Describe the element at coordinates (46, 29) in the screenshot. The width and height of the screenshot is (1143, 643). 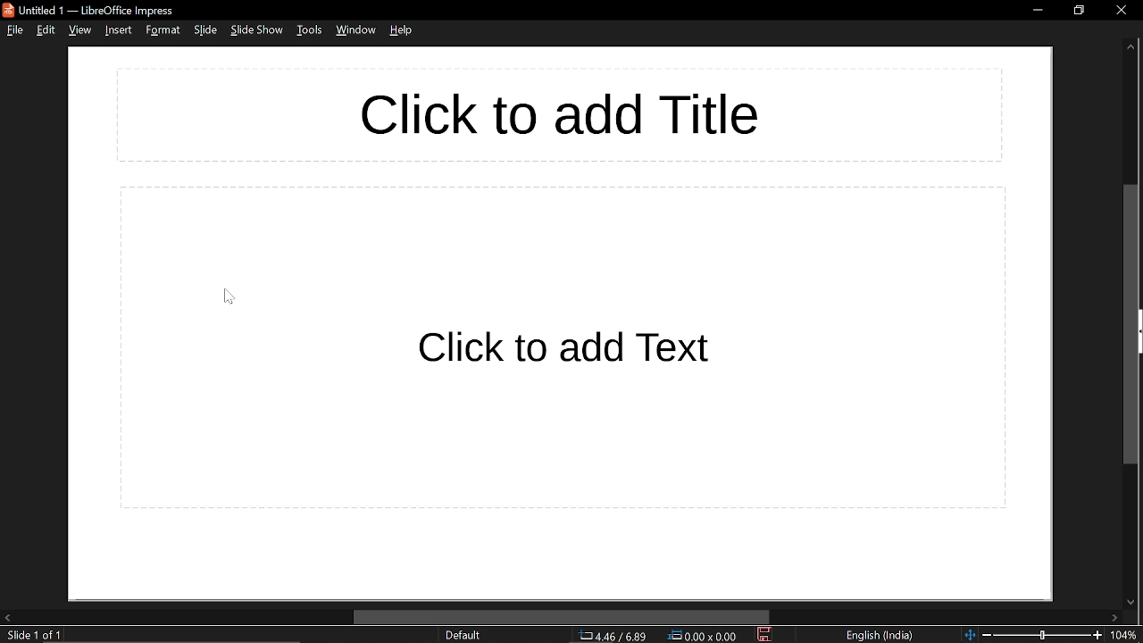
I see `edit` at that location.